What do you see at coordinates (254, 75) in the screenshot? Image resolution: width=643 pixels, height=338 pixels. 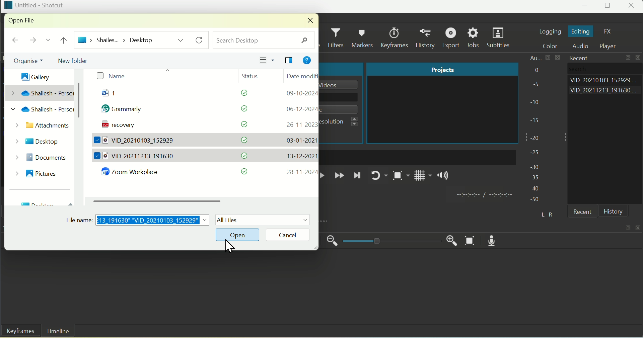 I see `Status` at bounding box center [254, 75].